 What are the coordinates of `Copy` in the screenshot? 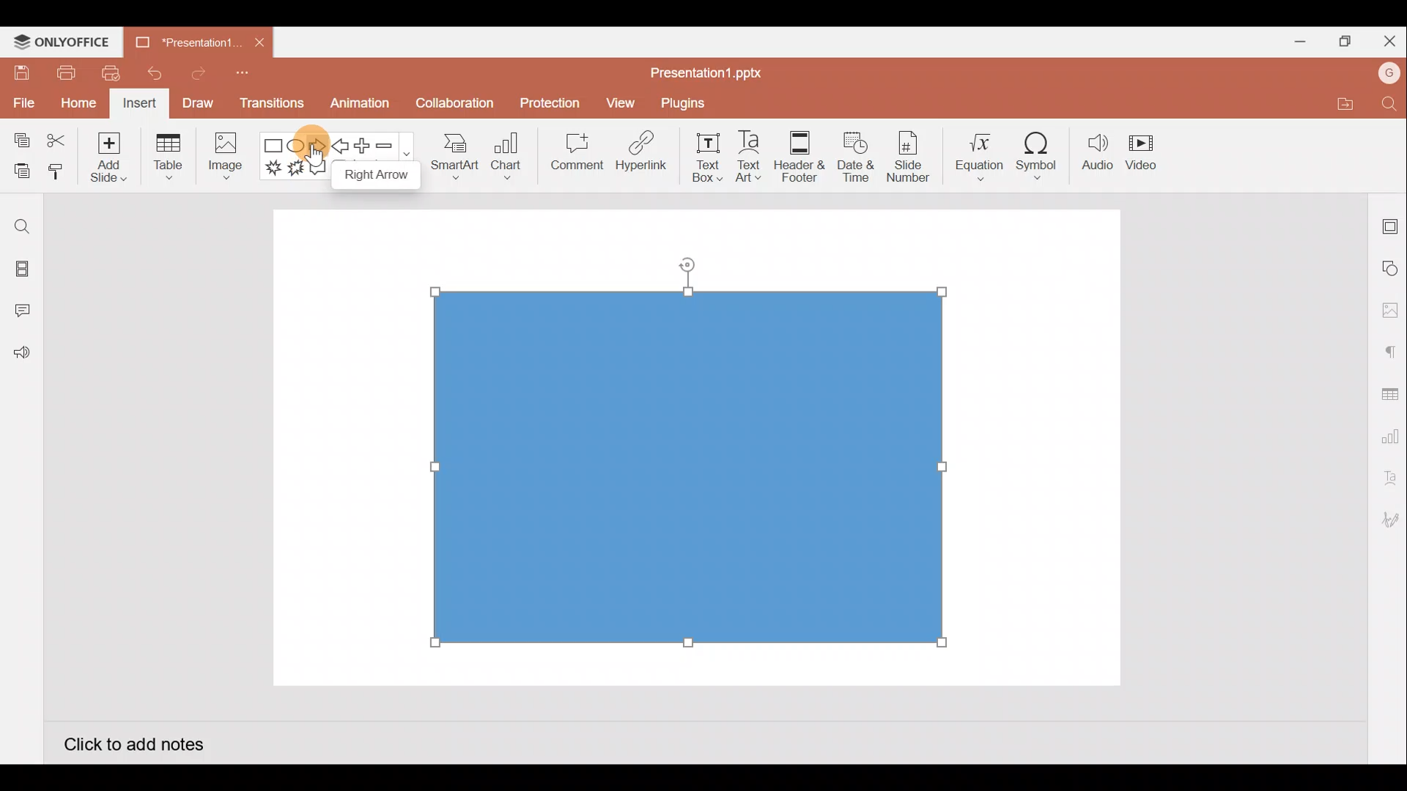 It's located at (19, 141).